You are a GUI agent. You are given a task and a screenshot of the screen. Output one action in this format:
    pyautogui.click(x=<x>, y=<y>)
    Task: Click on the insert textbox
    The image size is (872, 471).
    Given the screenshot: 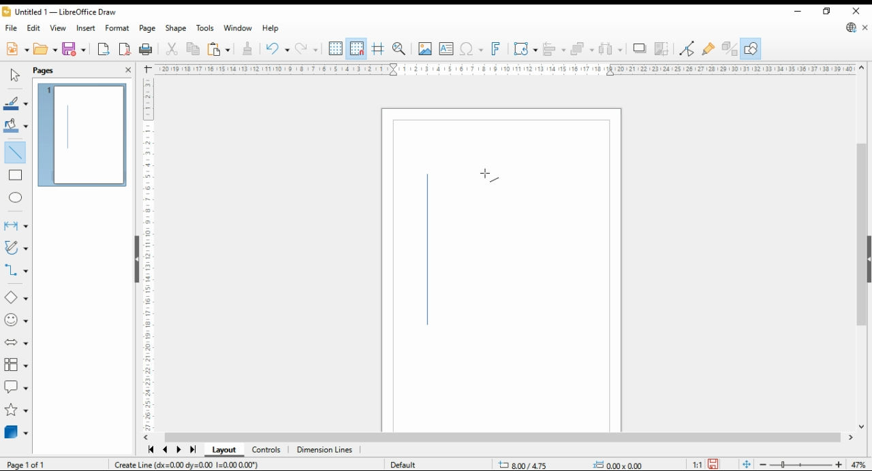 What is the action you would take?
    pyautogui.click(x=446, y=50)
    